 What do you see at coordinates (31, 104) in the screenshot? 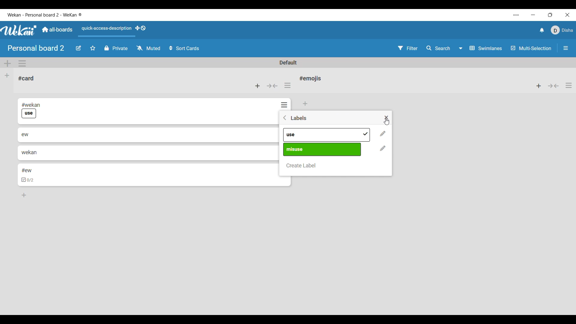
I see `#wekan` at bounding box center [31, 104].